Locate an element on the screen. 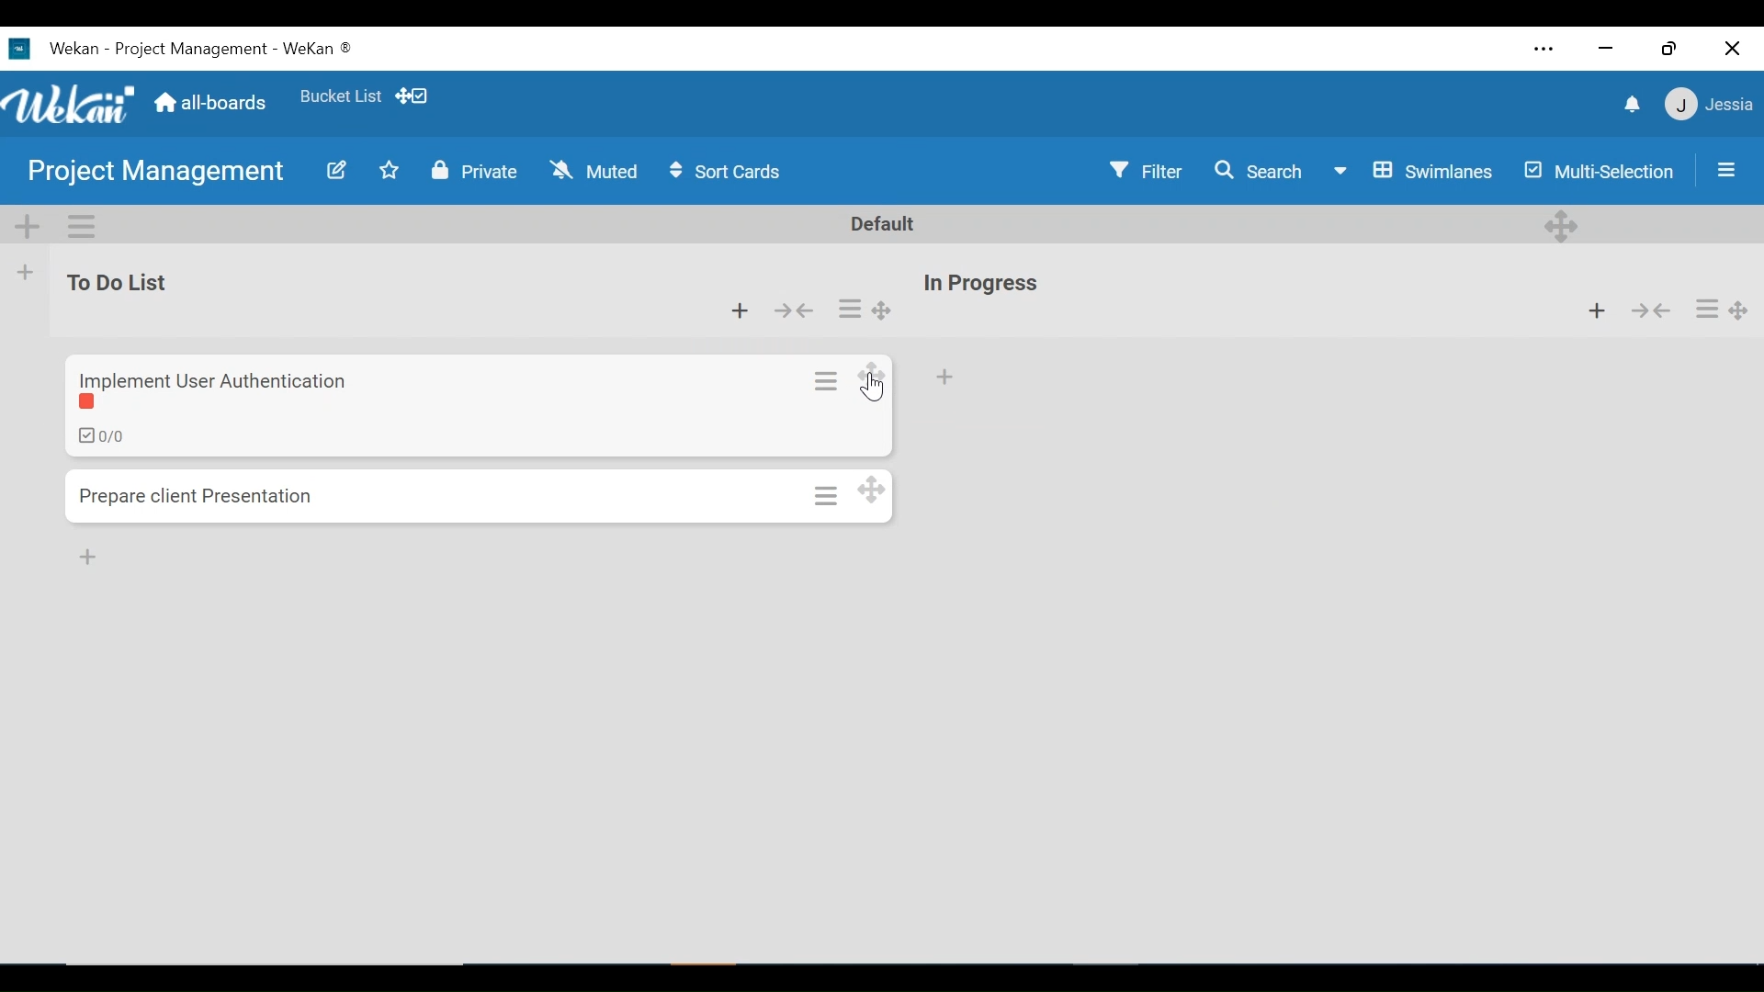  minimize is located at coordinates (1603, 50).